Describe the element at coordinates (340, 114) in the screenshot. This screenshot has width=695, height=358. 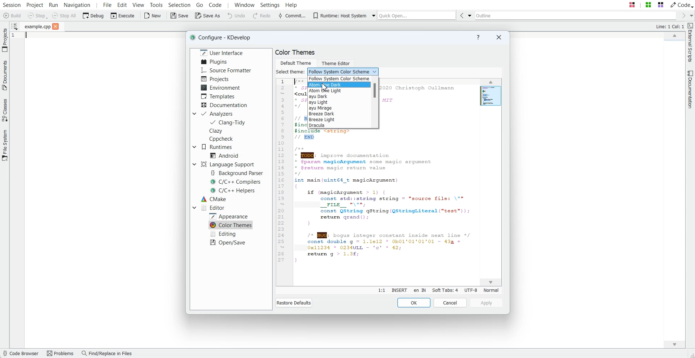
I see `Breeze Dark` at that location.